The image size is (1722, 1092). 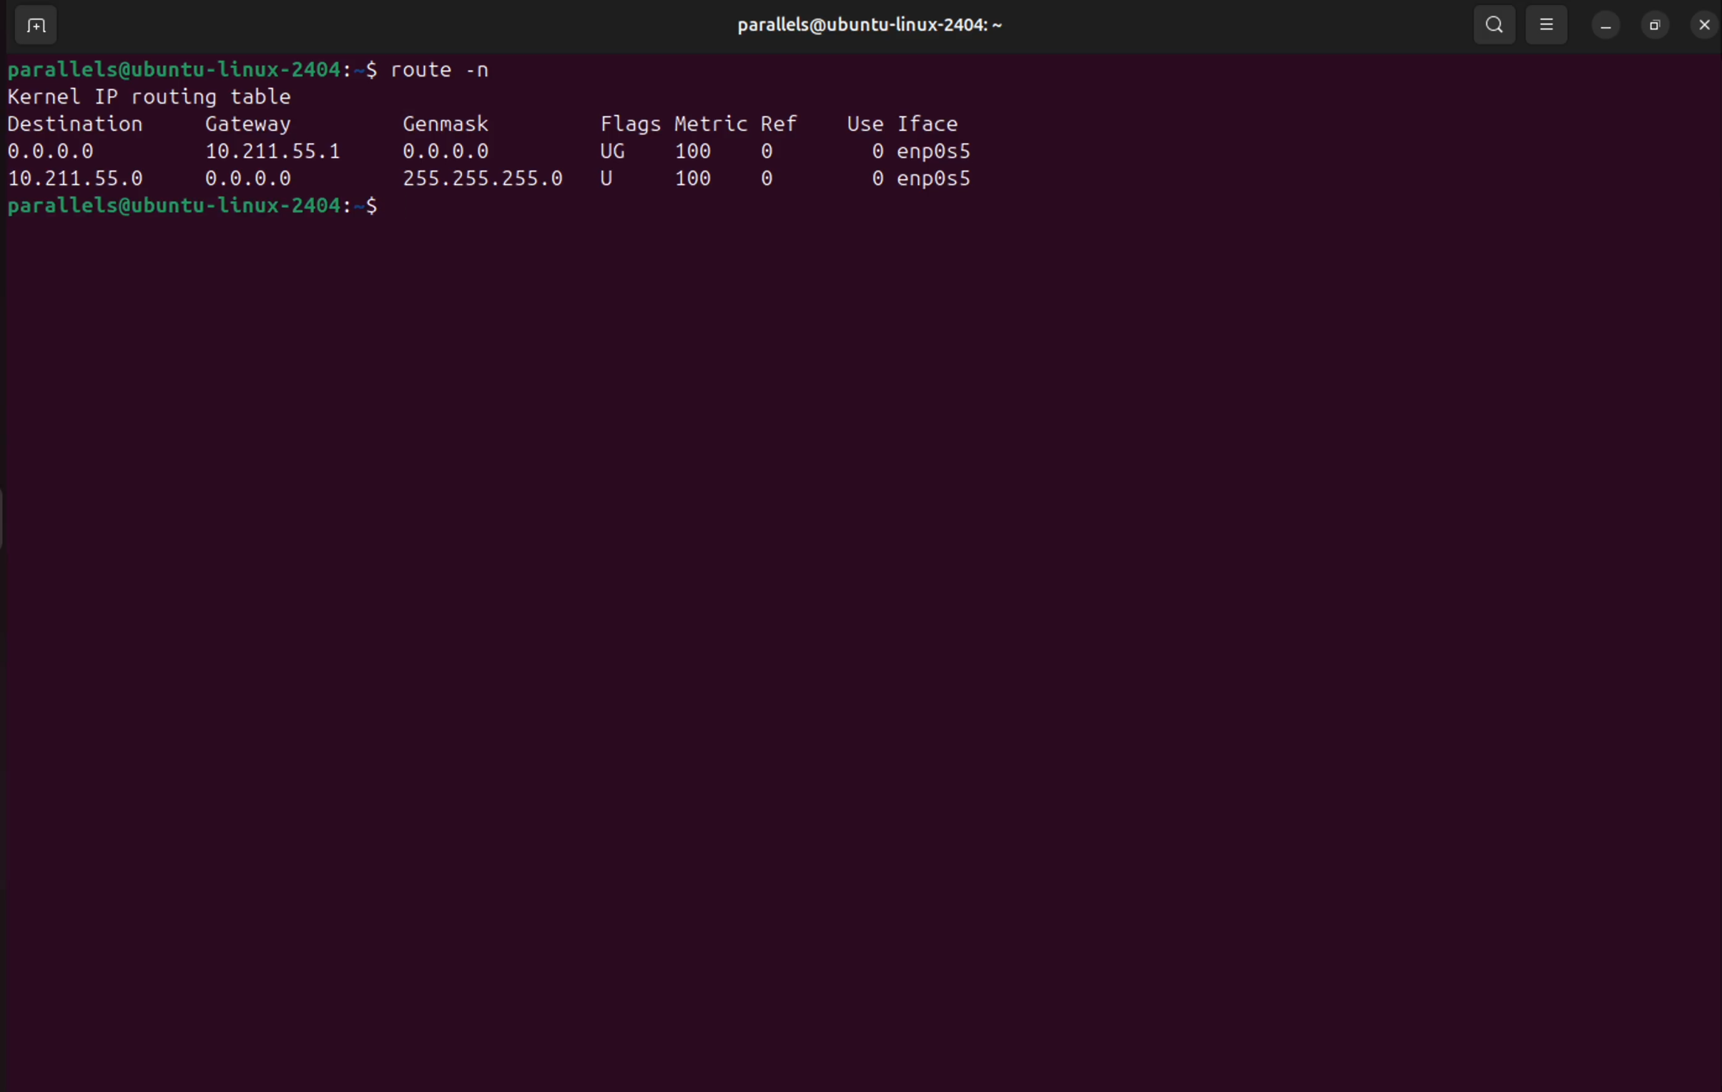 What do you see at coordinates (734, 182) in the screenshot?
I see `100 0` at bounding box center [734, 182].